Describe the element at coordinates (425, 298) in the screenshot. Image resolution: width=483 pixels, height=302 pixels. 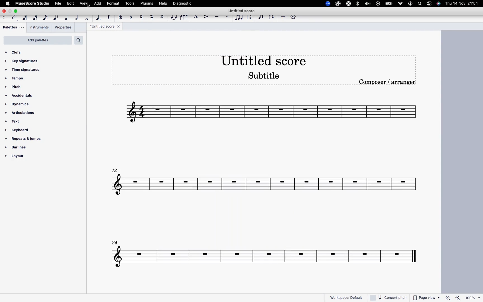
I see `page view` at that location.